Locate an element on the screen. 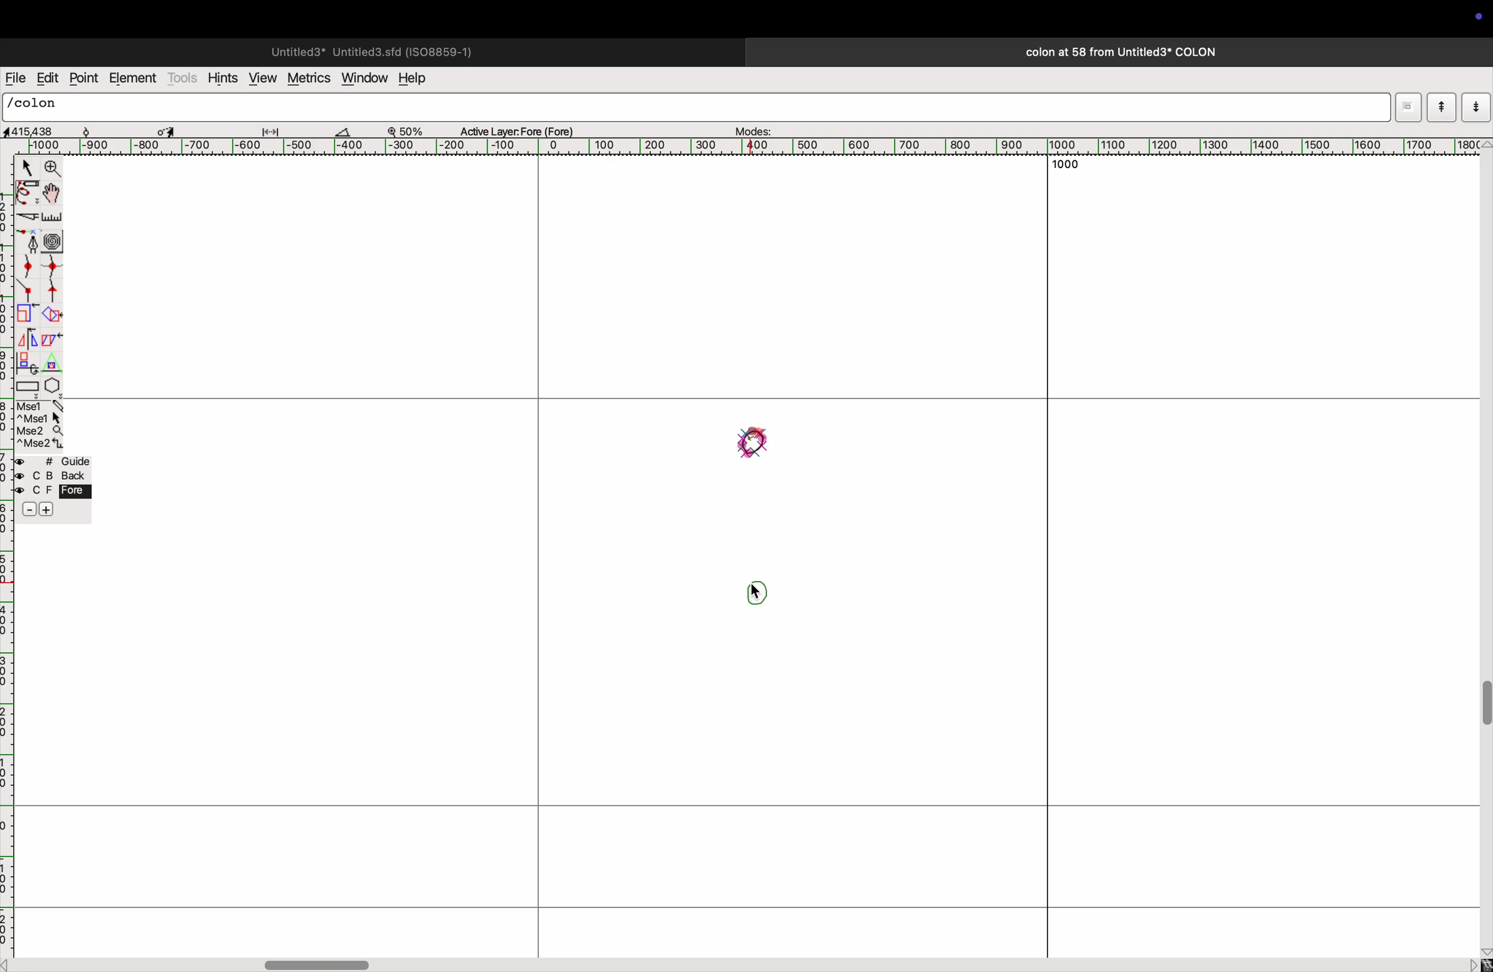 Image resolution: width=1493 pixels, height=972 pixels. cut is located at coordinates (350, 131).